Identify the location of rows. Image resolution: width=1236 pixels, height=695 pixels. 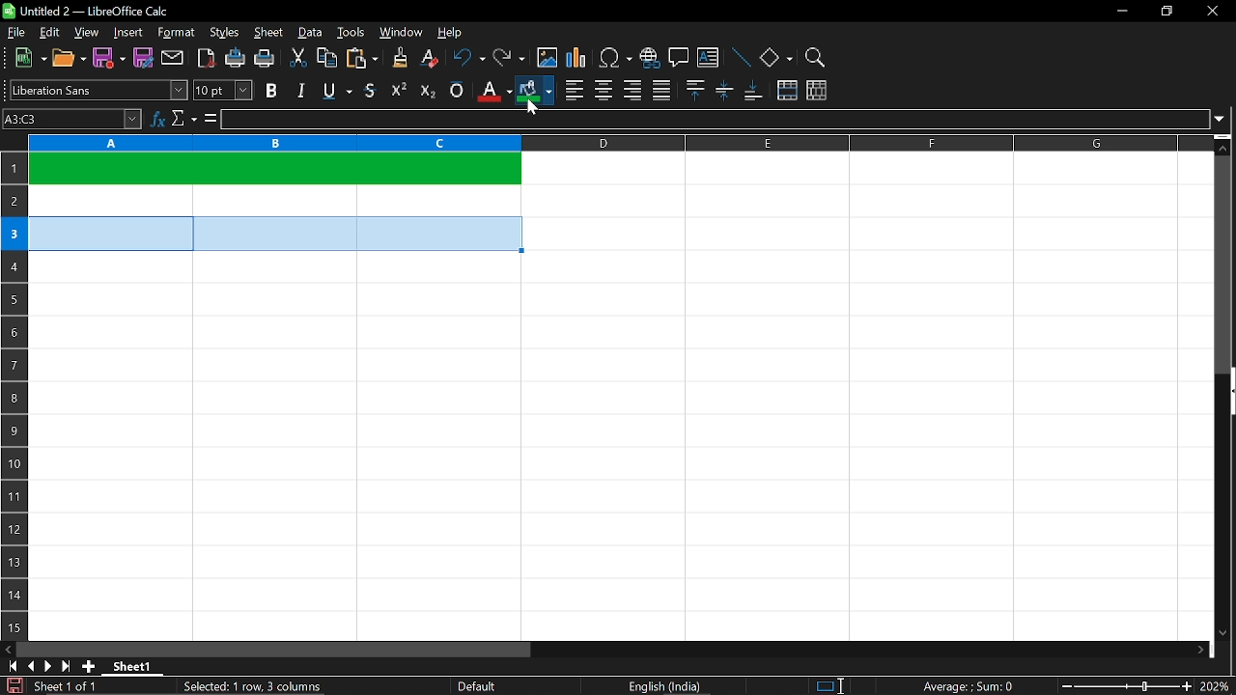
(12, 374).